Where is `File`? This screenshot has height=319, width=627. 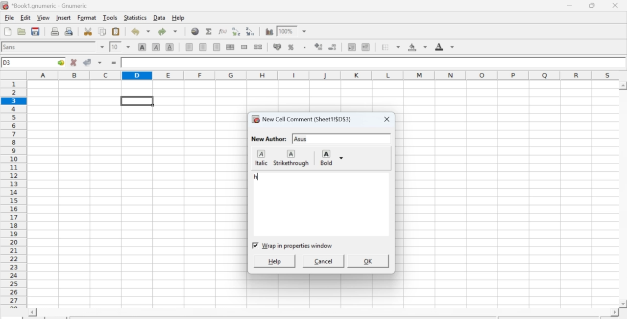 File is located at coordinates (9, 18).